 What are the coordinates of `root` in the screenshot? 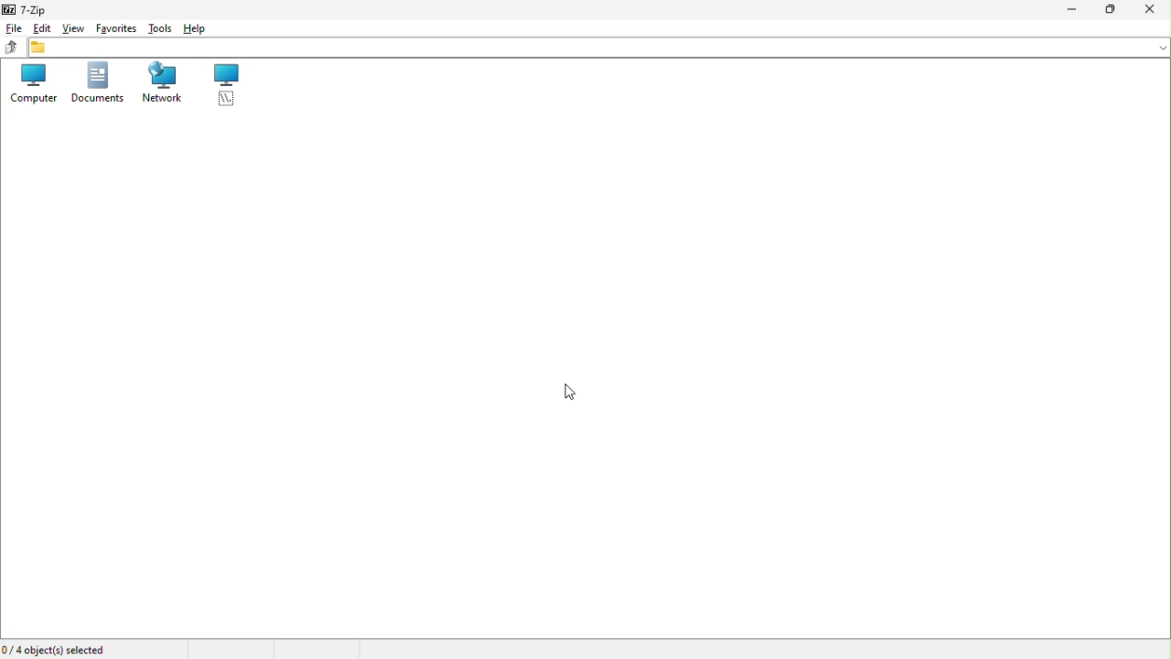 It's located at (220, 84).